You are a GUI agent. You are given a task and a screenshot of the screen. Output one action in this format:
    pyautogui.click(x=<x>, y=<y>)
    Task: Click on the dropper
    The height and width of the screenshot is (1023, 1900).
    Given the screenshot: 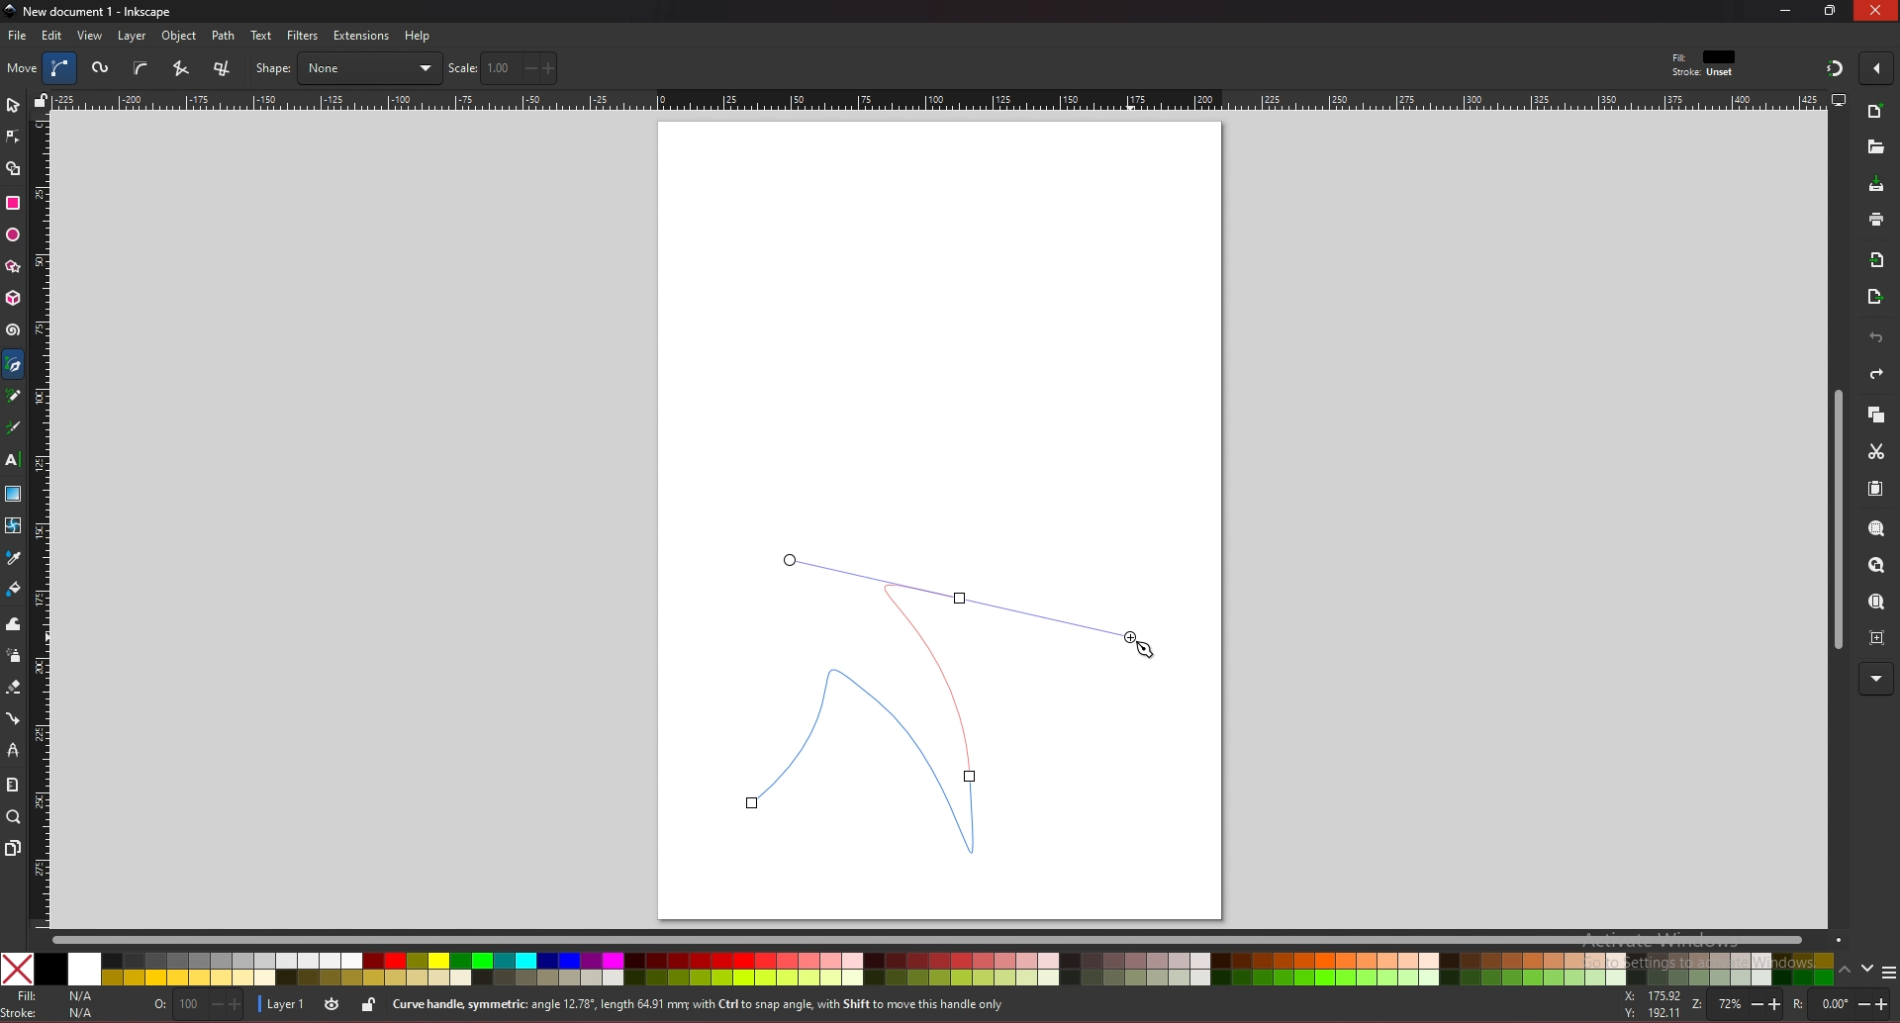 What is the action you would take?
    pyautogui.click(x=14, y=559)
    